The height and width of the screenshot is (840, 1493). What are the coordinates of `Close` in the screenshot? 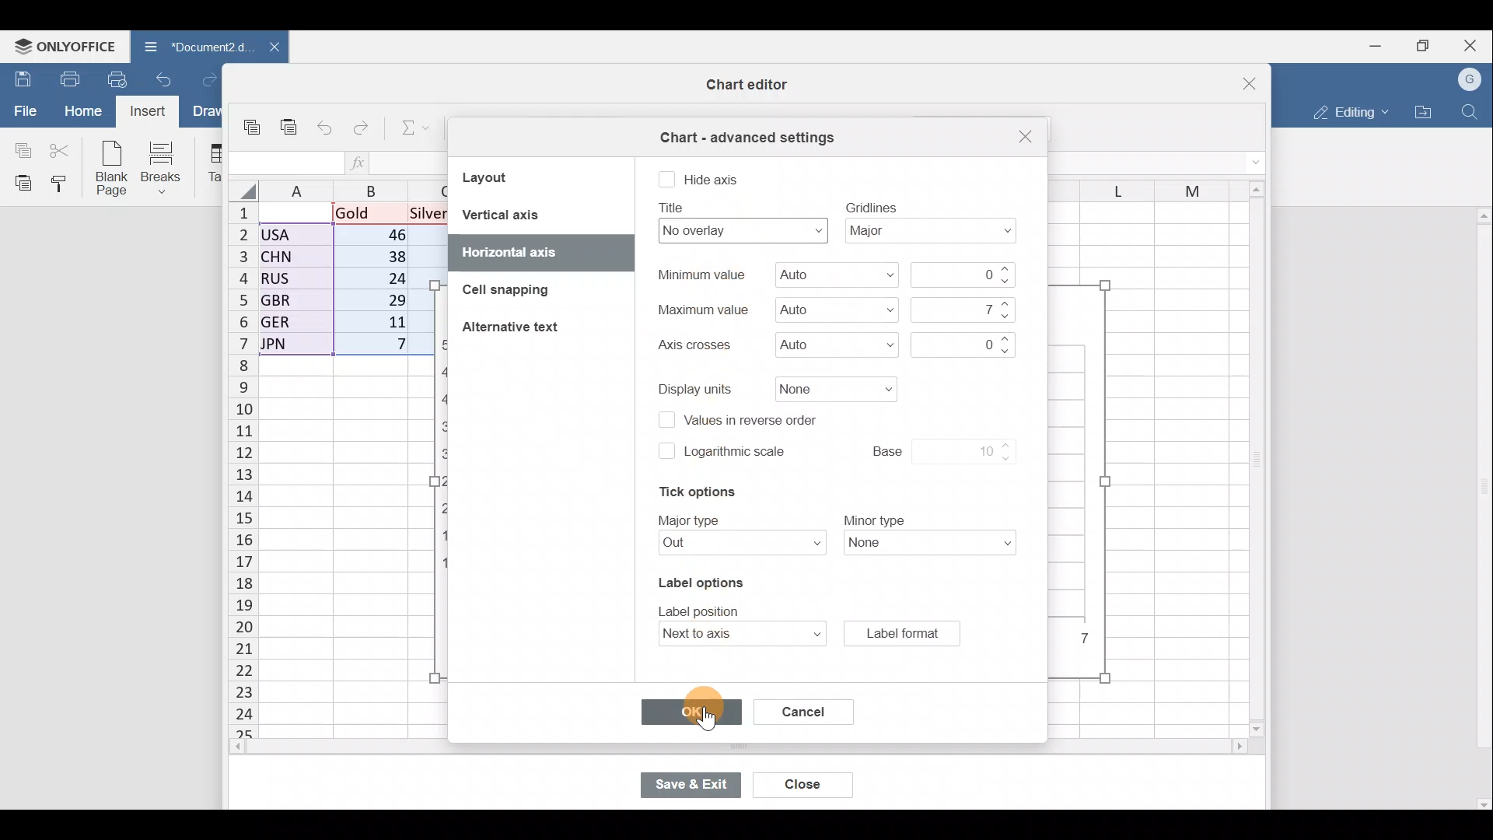 It's located at (1023, 137).